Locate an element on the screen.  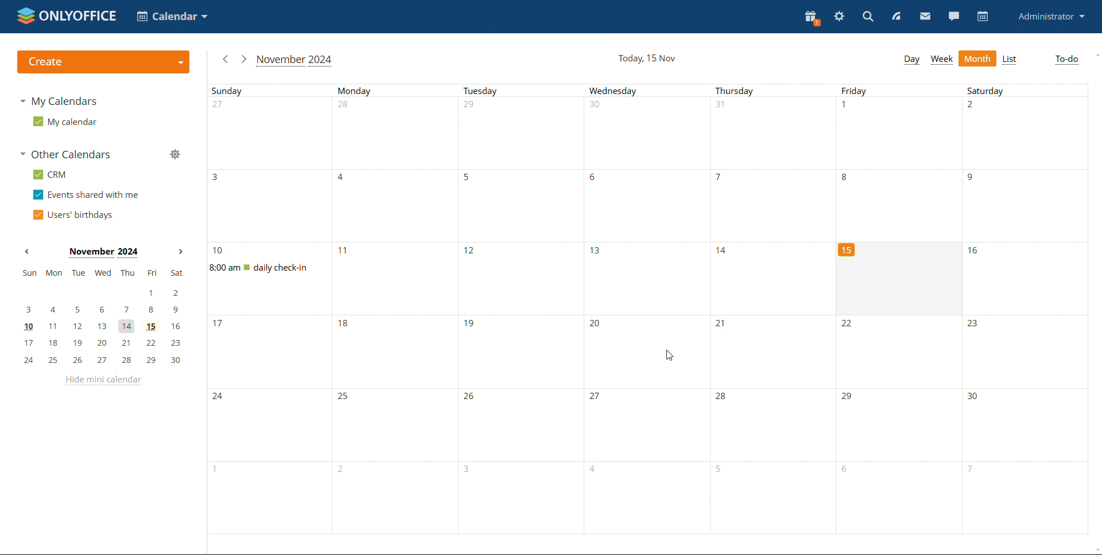
next month is located at coordinates (243, 60).